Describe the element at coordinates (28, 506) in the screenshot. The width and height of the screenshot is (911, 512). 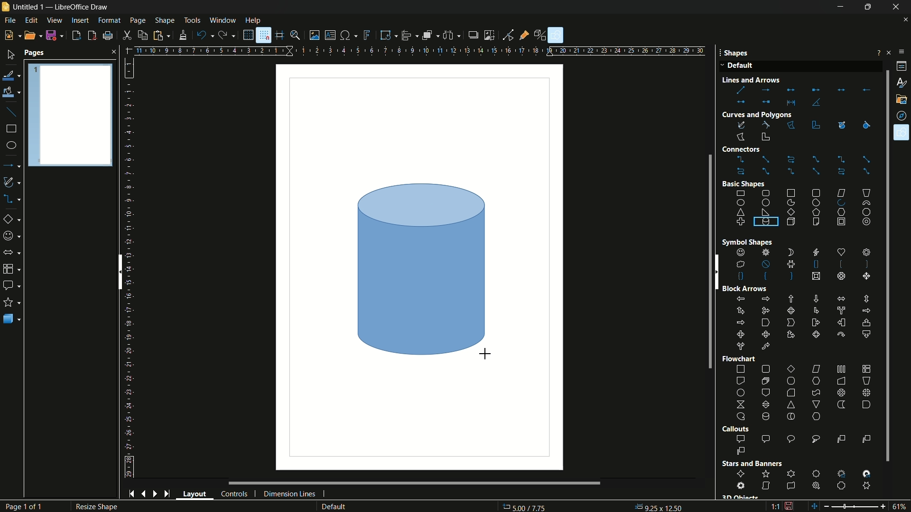
I see `Page 1 of 1` at that location.